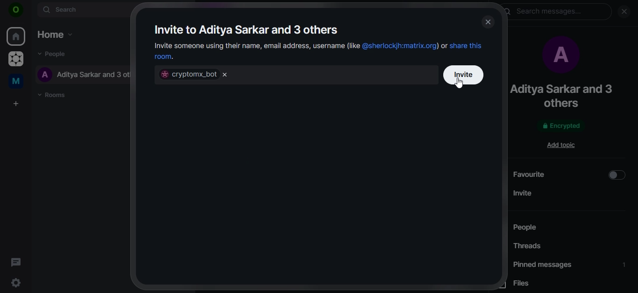 This screenshot has width=638, height=293. Describe the element at coordinates (488, 22) in the screenshot. I see `close` at that location.